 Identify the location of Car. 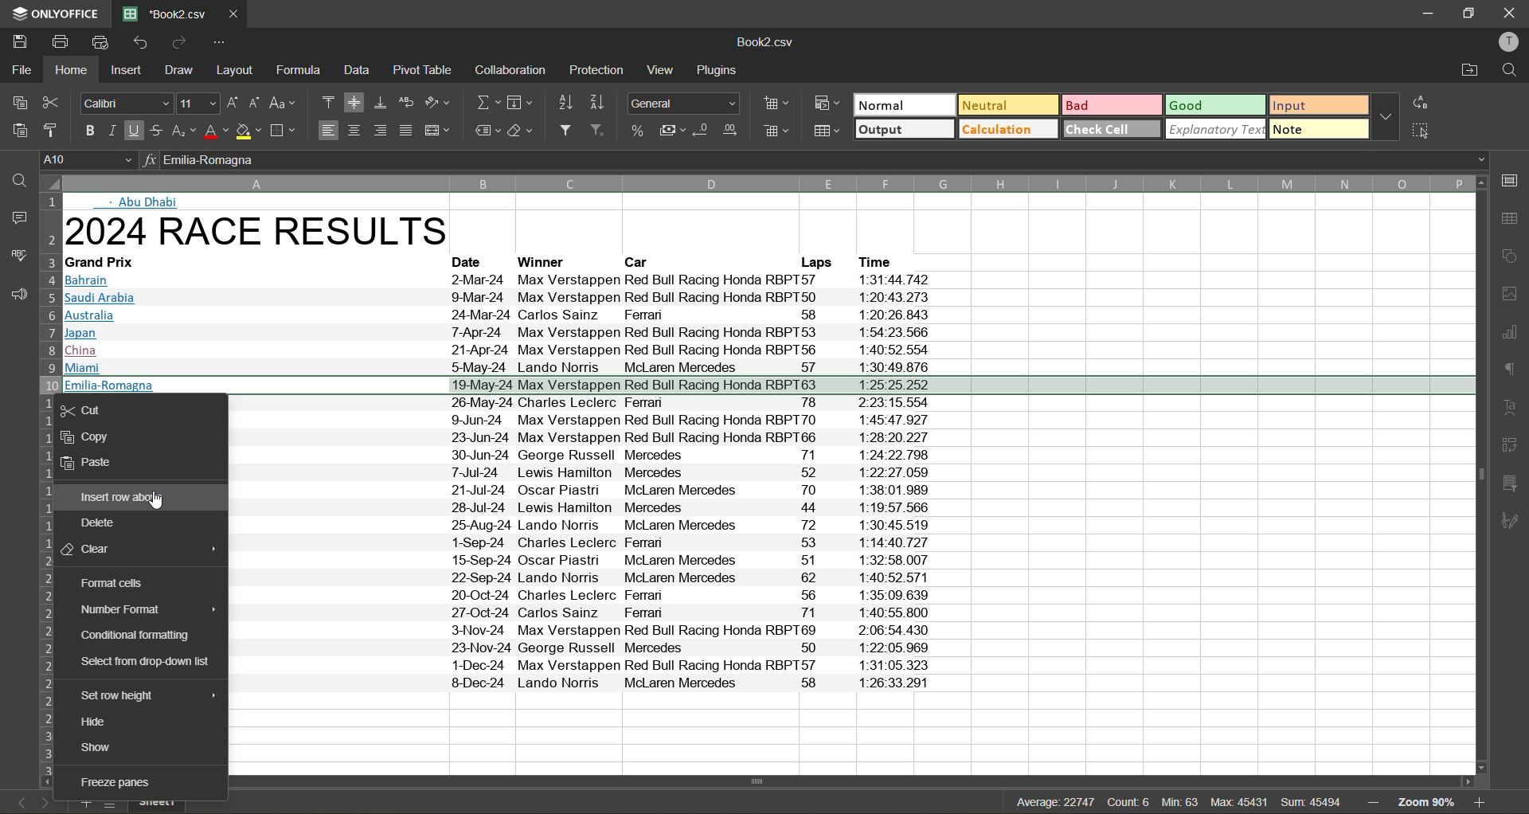
(642, 261).